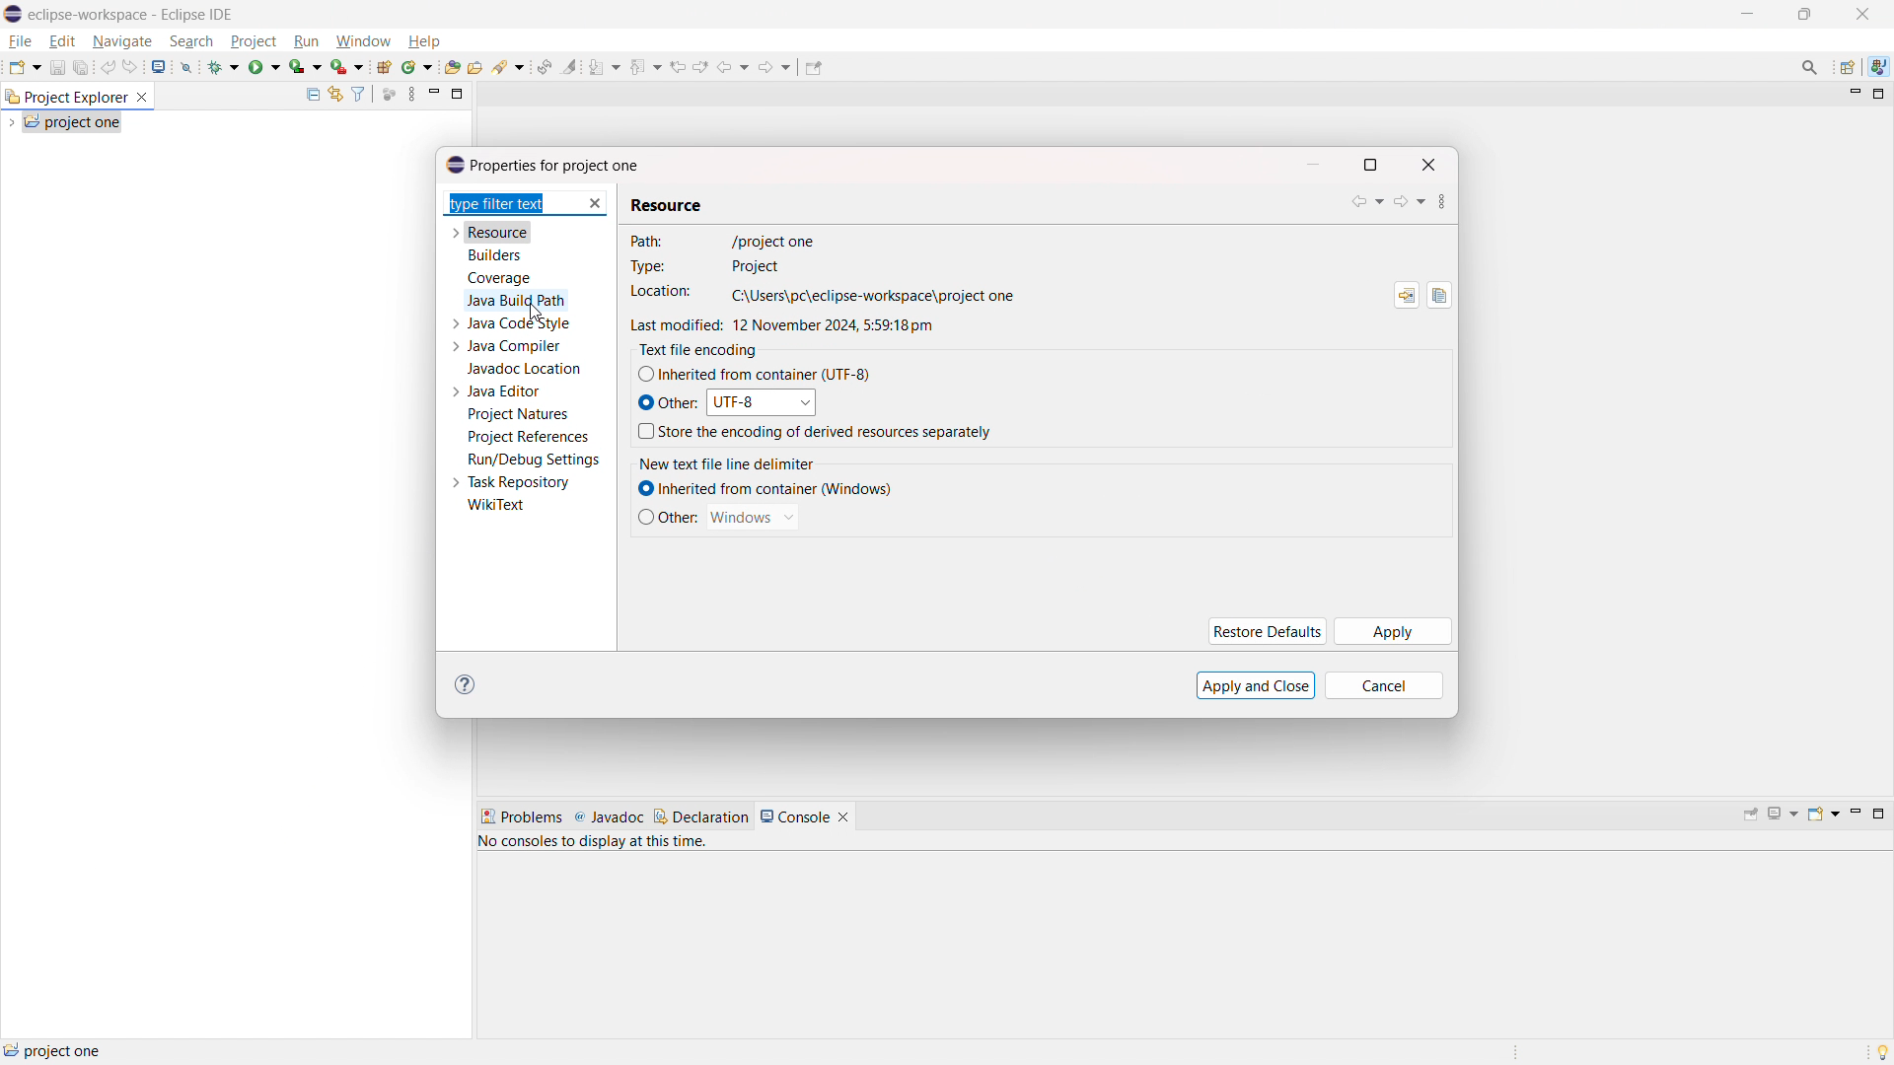 This screenshot has width=1894, height=1065. Describe the element at coordinates (570, 66) in the screenshot. I see `toggle ant mark occurances` at that location.